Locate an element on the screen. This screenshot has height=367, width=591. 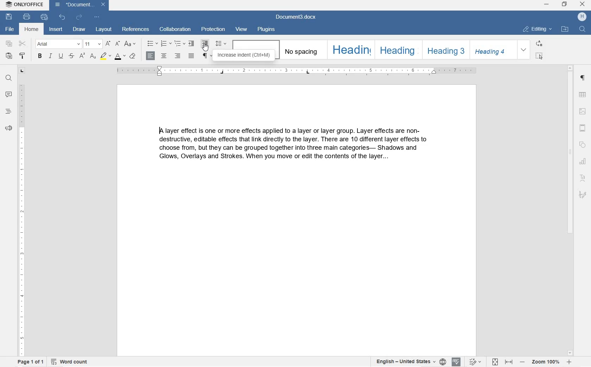
PRINT is located at coordinates (26, 17).